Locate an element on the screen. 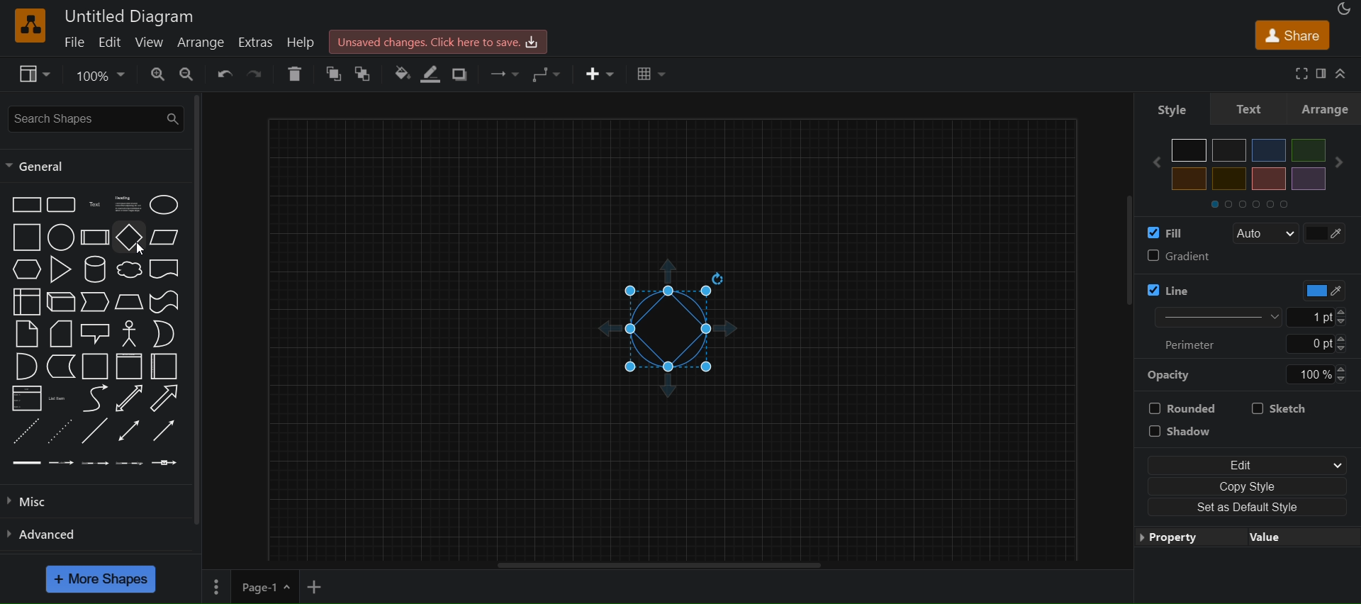 This screenshot has width=1361, height=604. list is located at coordinates (26, 400).